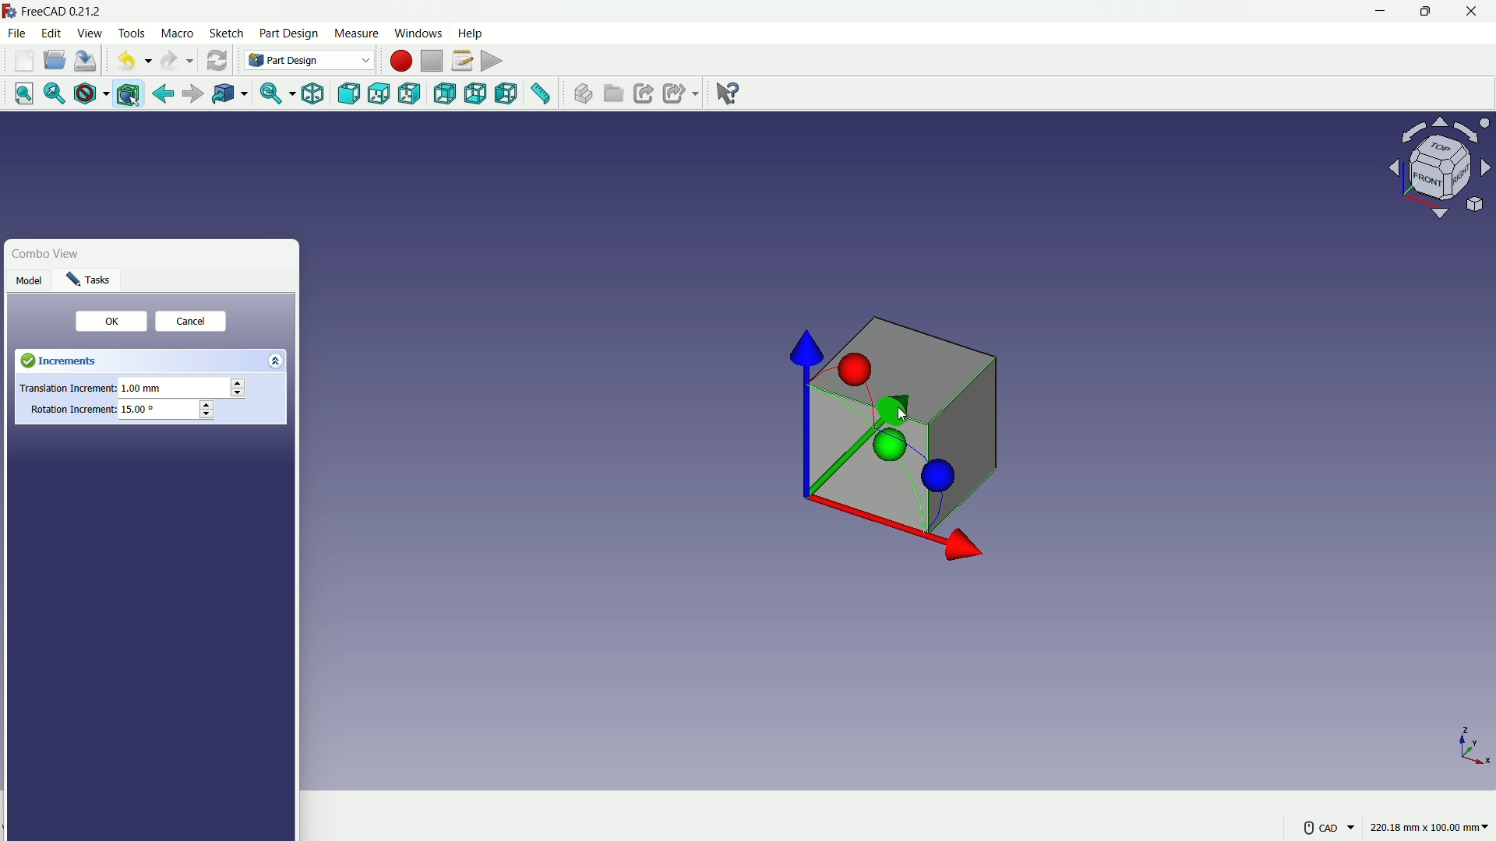  I want to click on Part Design, so click(309, 60).